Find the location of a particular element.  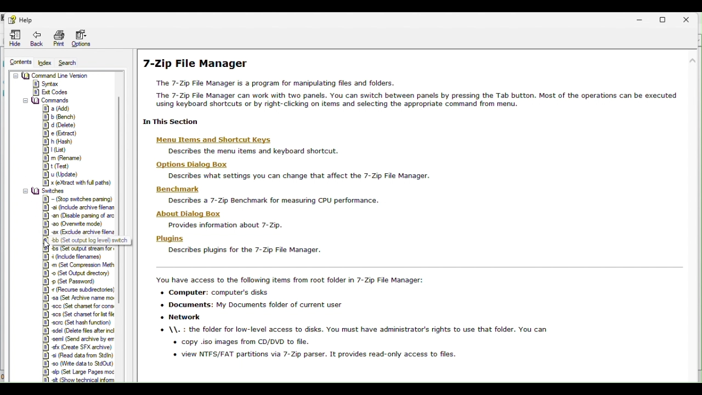

Options is located at coordinates (87, 38).